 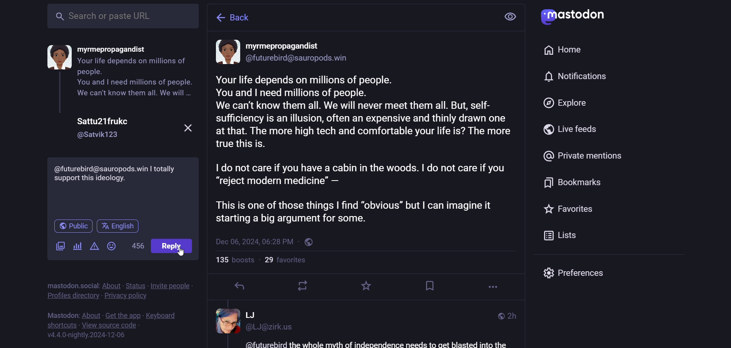 What do you see at coordinates (72, 226) in the screenshot?
I see `public` at bounding box center [72, 226].